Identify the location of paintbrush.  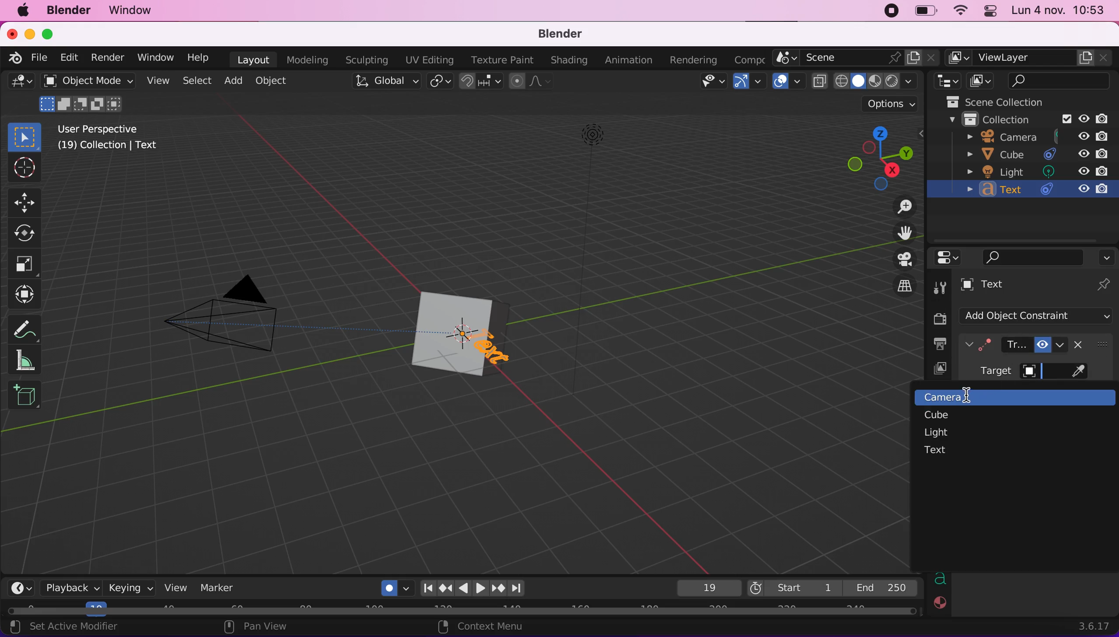
(1081, 373).